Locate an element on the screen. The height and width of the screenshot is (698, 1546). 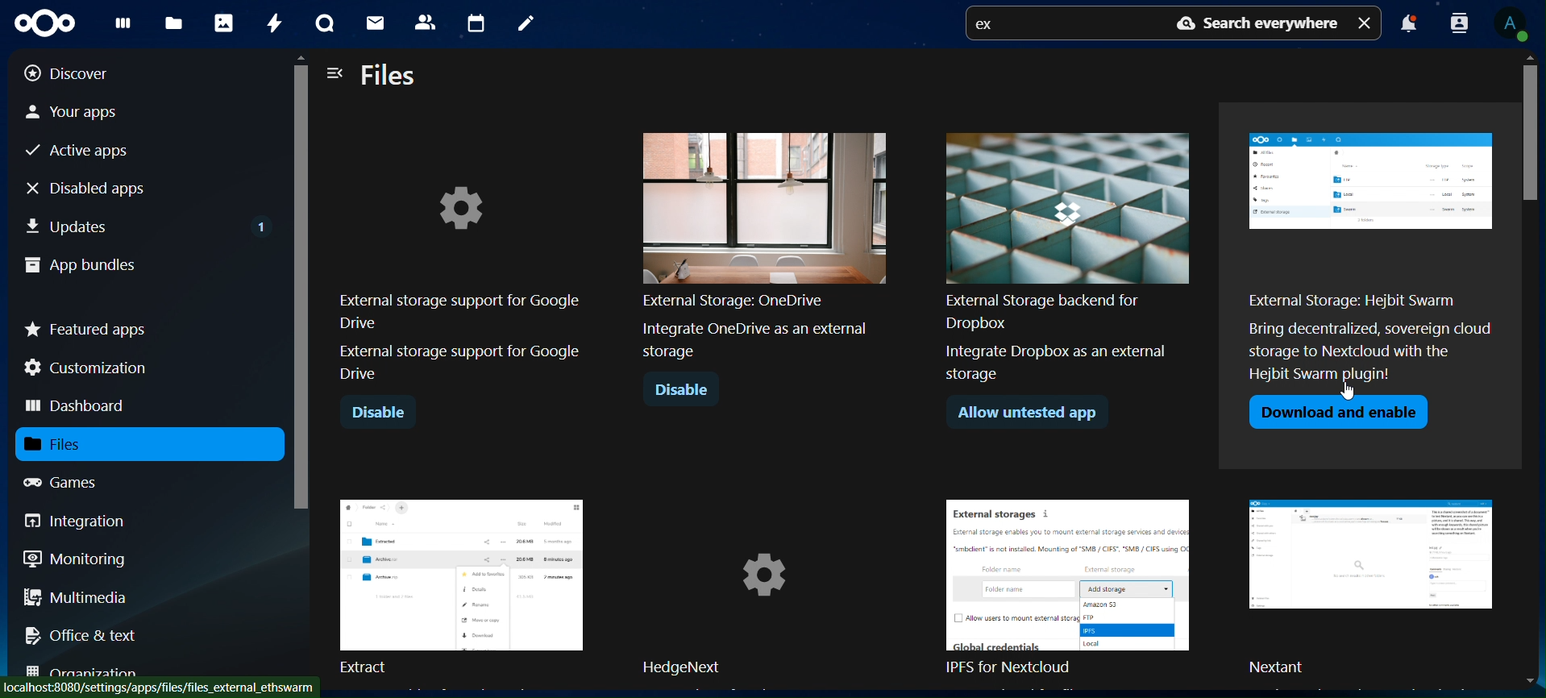
search profile is located at coordinates (1460, 22).